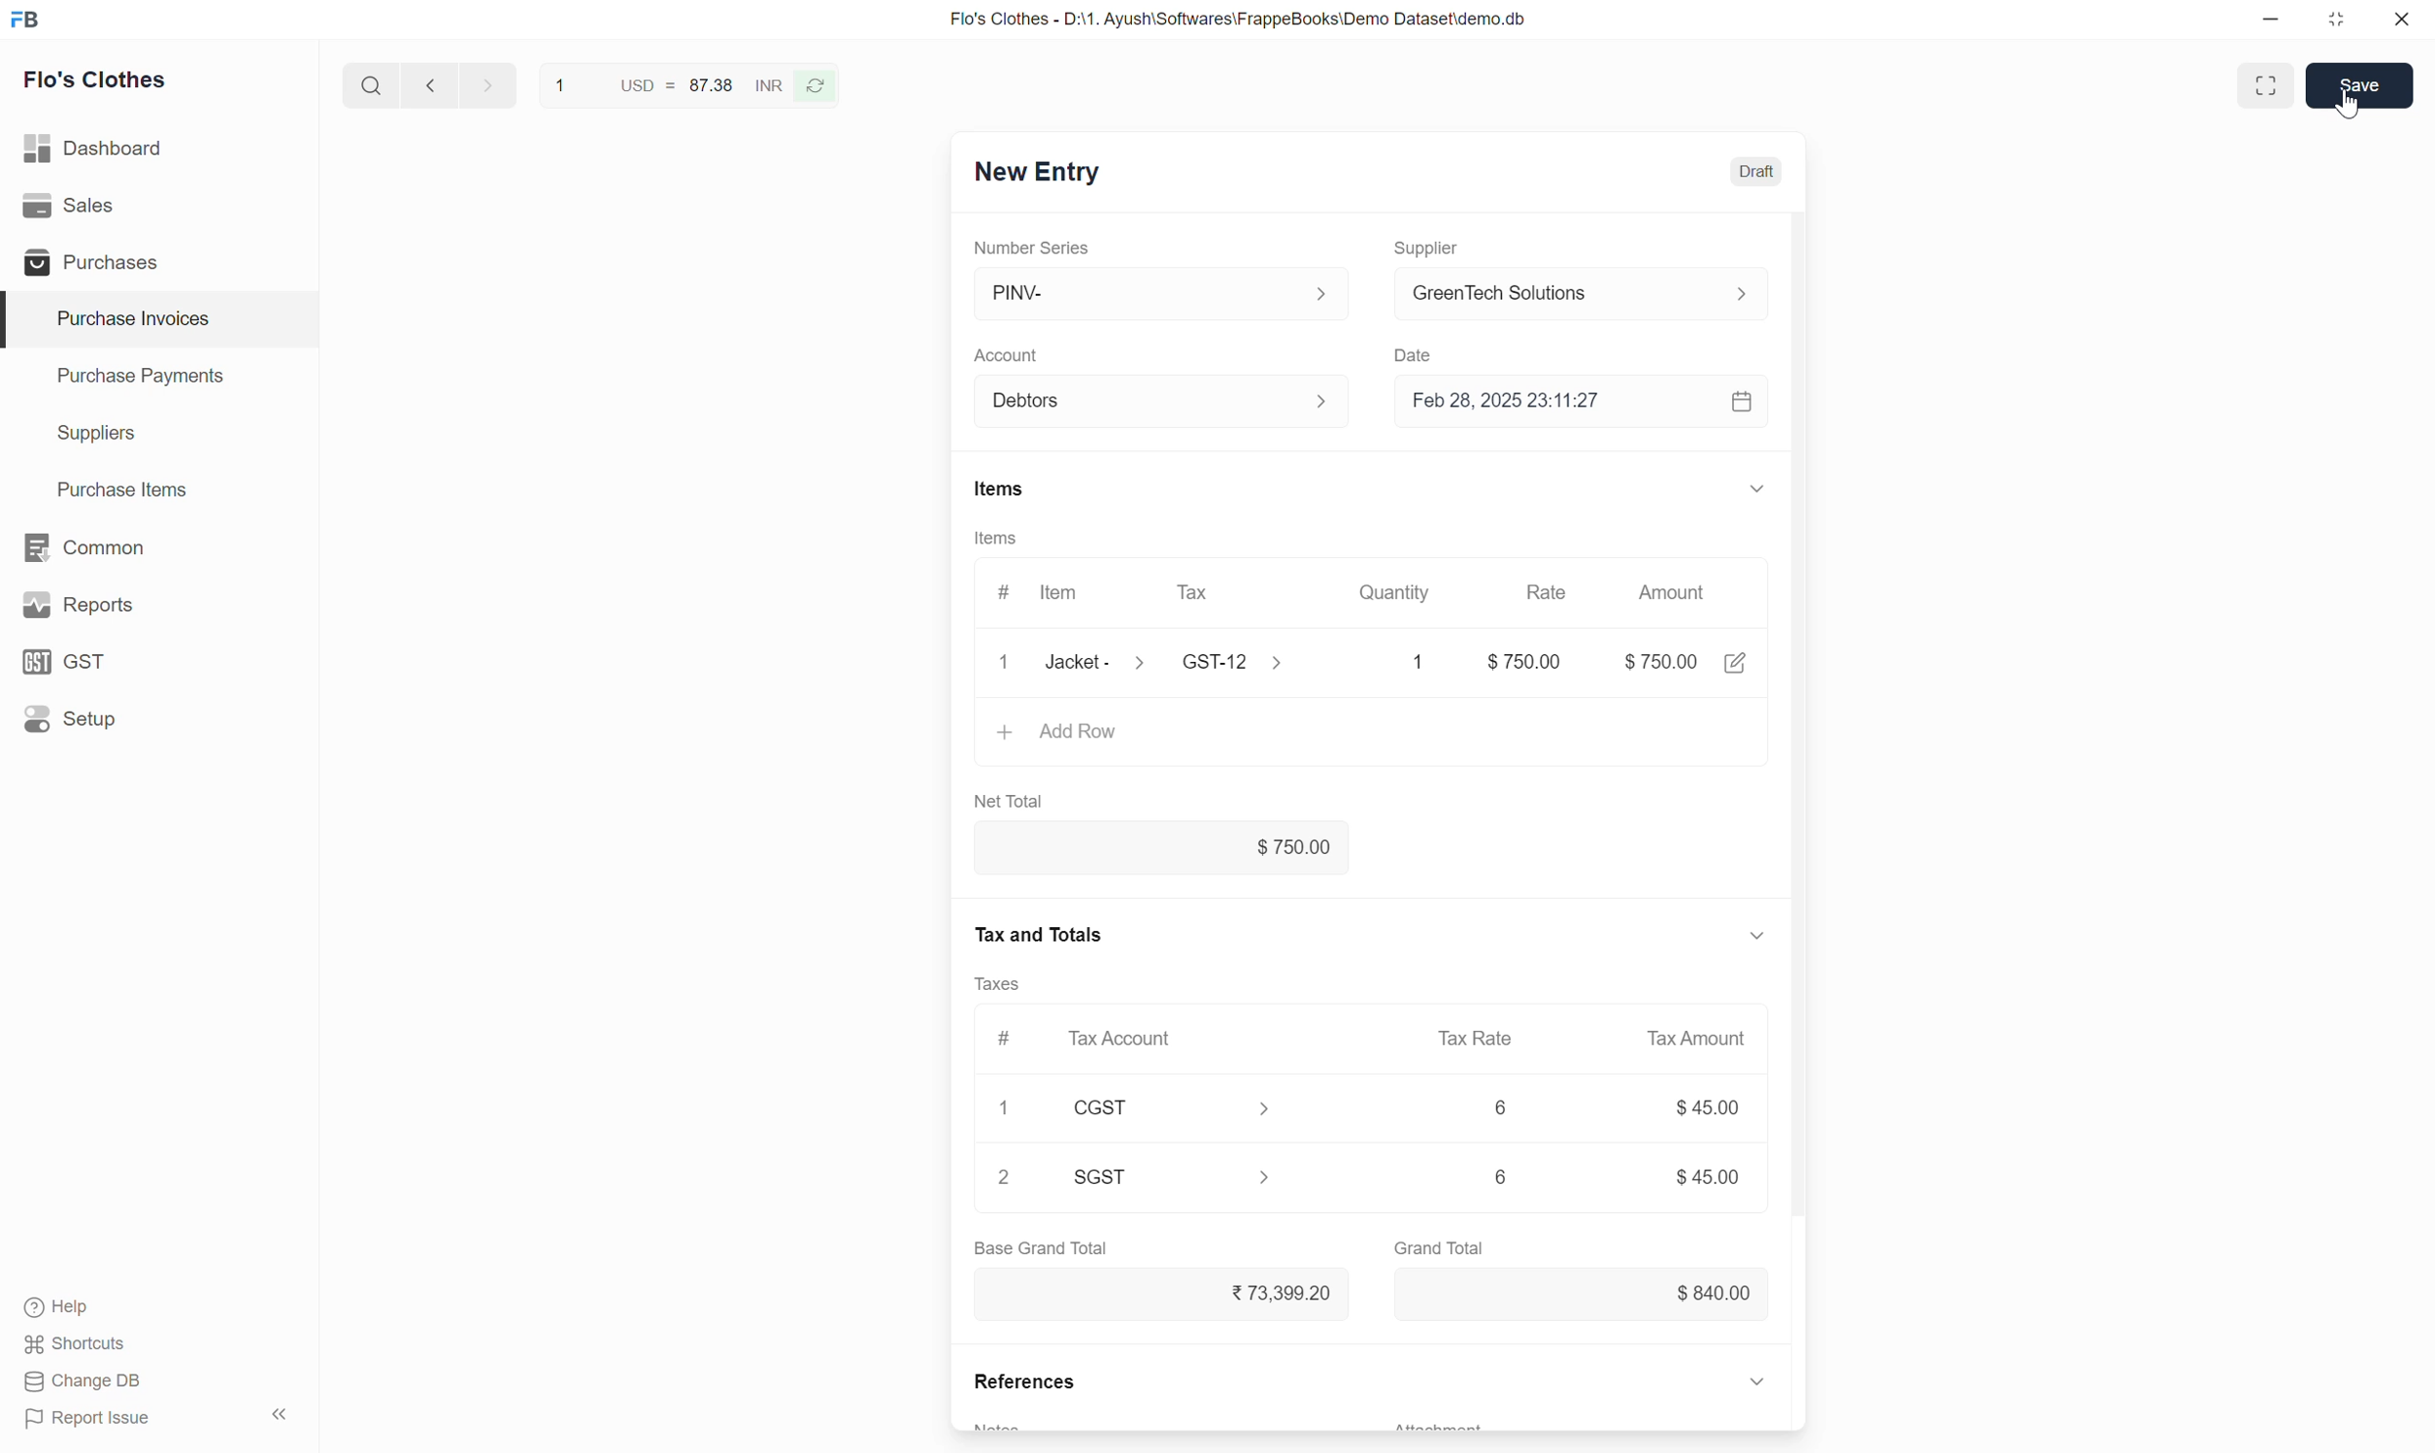 The image size is (2435, 1453). Describe the element at coordinates (1592, 293) in the screenshot. I see `GreenTech Solutions` at that location.